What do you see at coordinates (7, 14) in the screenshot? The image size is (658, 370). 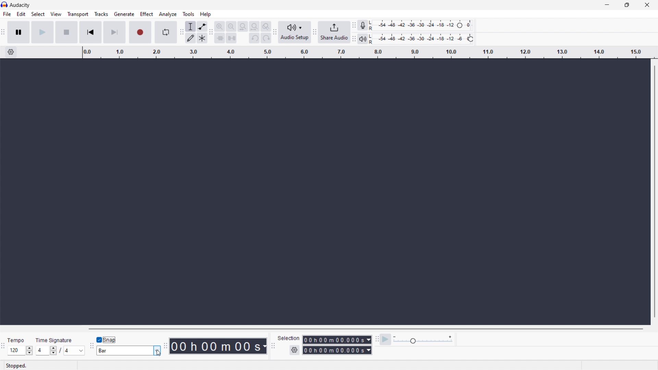 I see `file` at bounding box center [7, 14].